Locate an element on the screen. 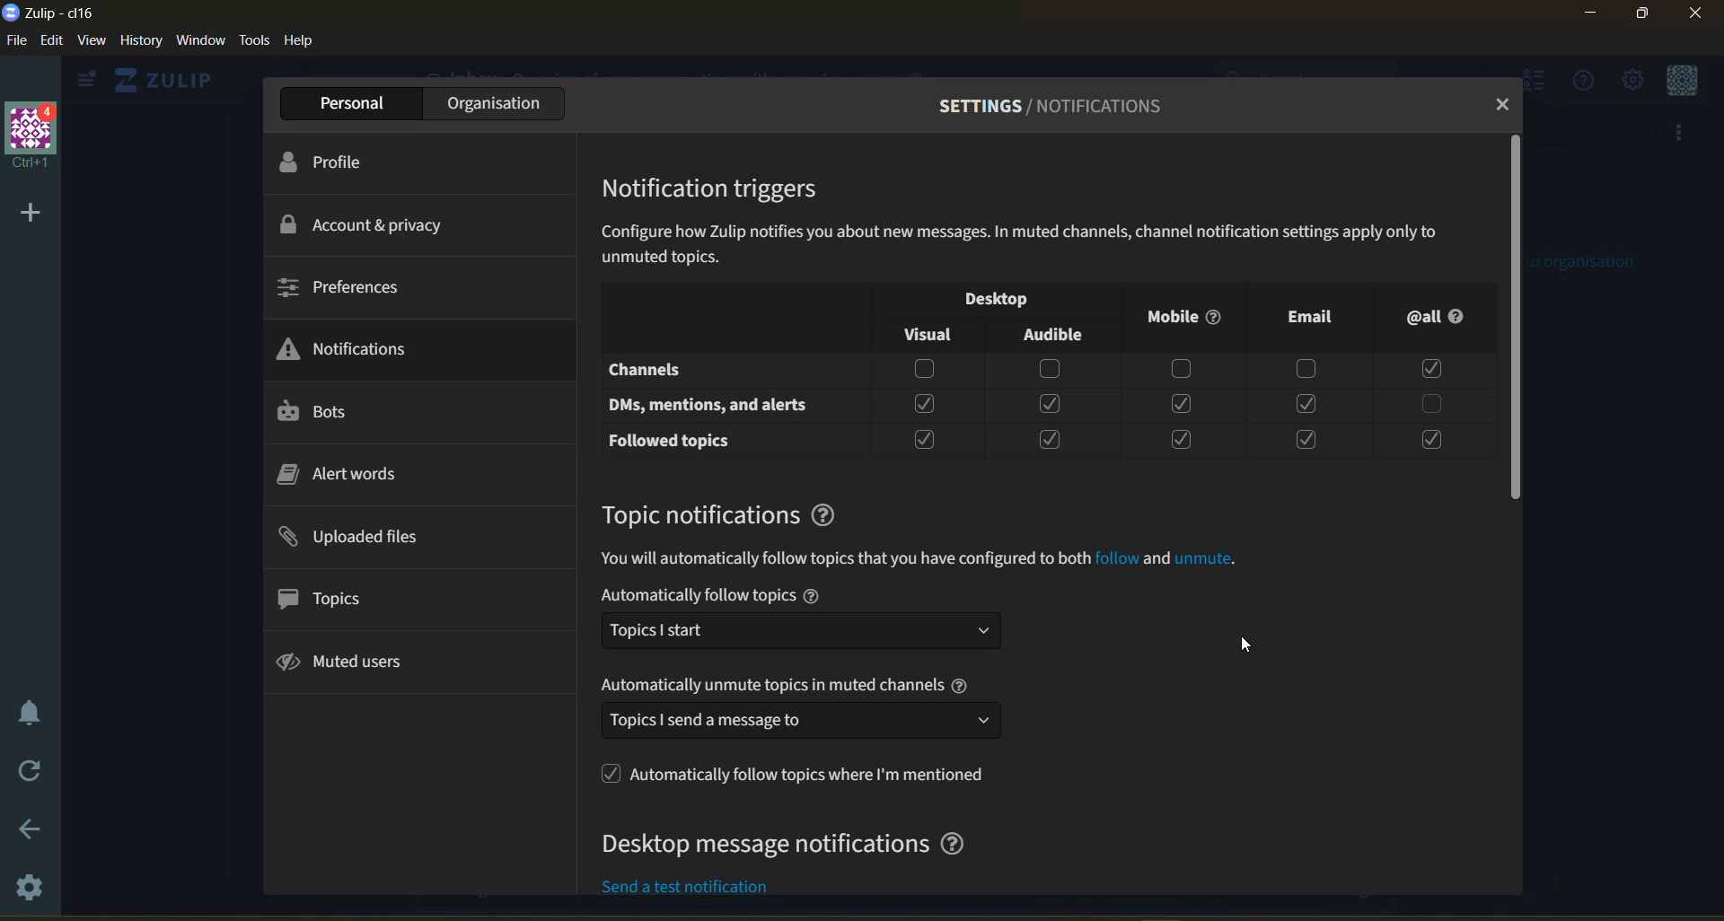 Image resolution: width=1724 pixels, height=921 pixels. view is located at coordinates (95, 42).